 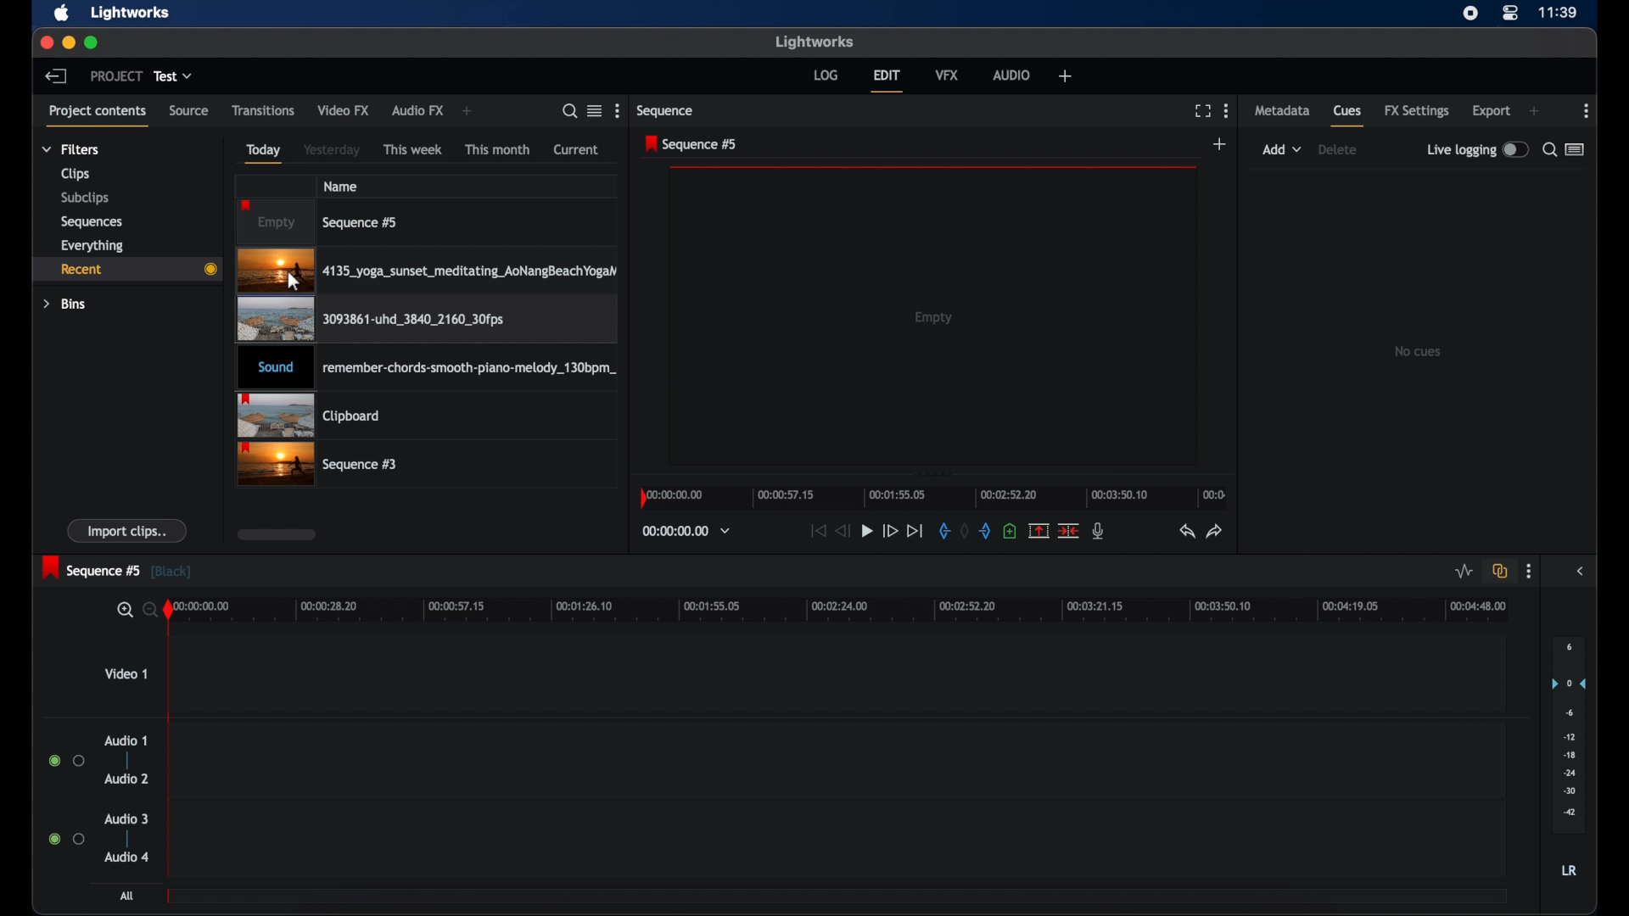 What do you see at coordinates (1202, 111) in the screenshot?
I see `full screen` at bounding box center [1202, 111].